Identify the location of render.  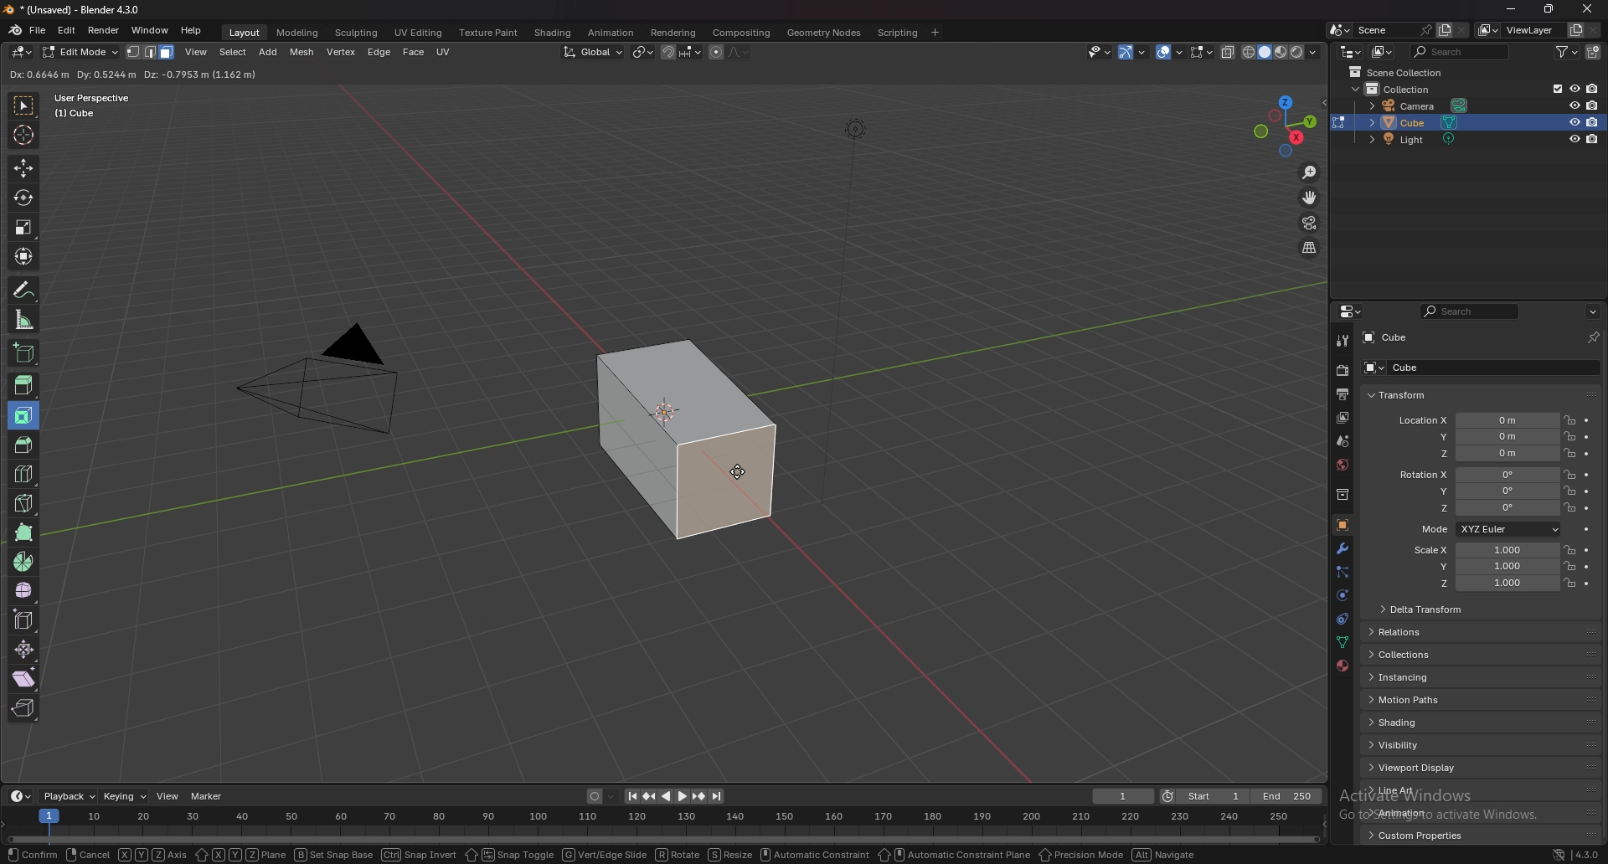
(1342, 371).